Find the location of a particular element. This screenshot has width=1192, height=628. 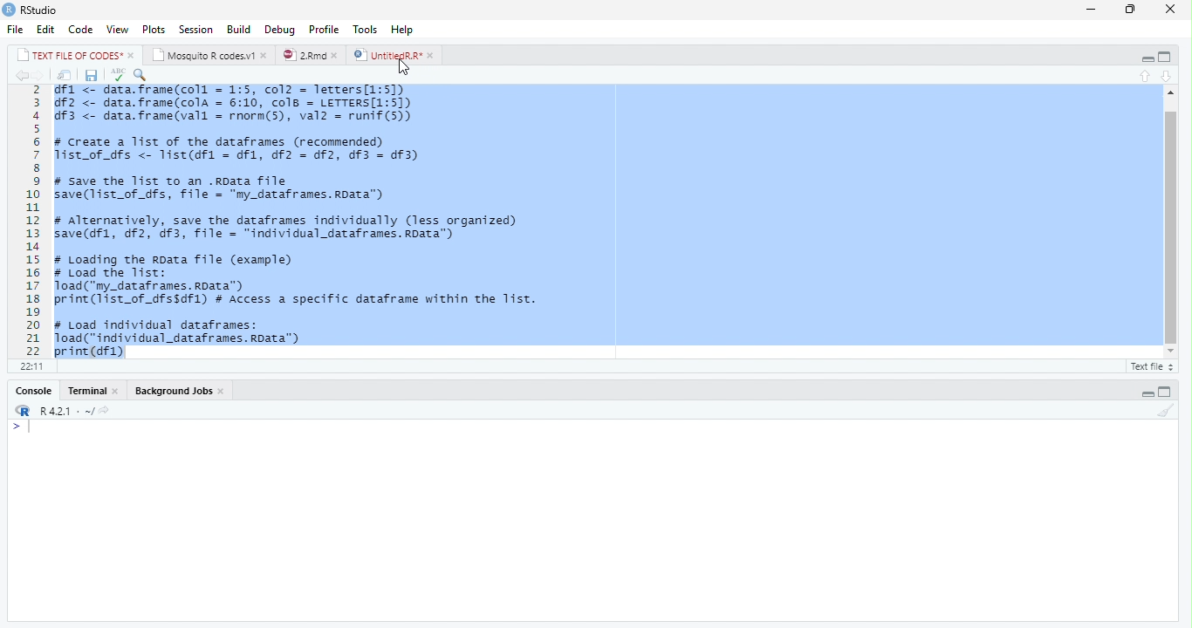

Profile is located at coordinates (325, 29).